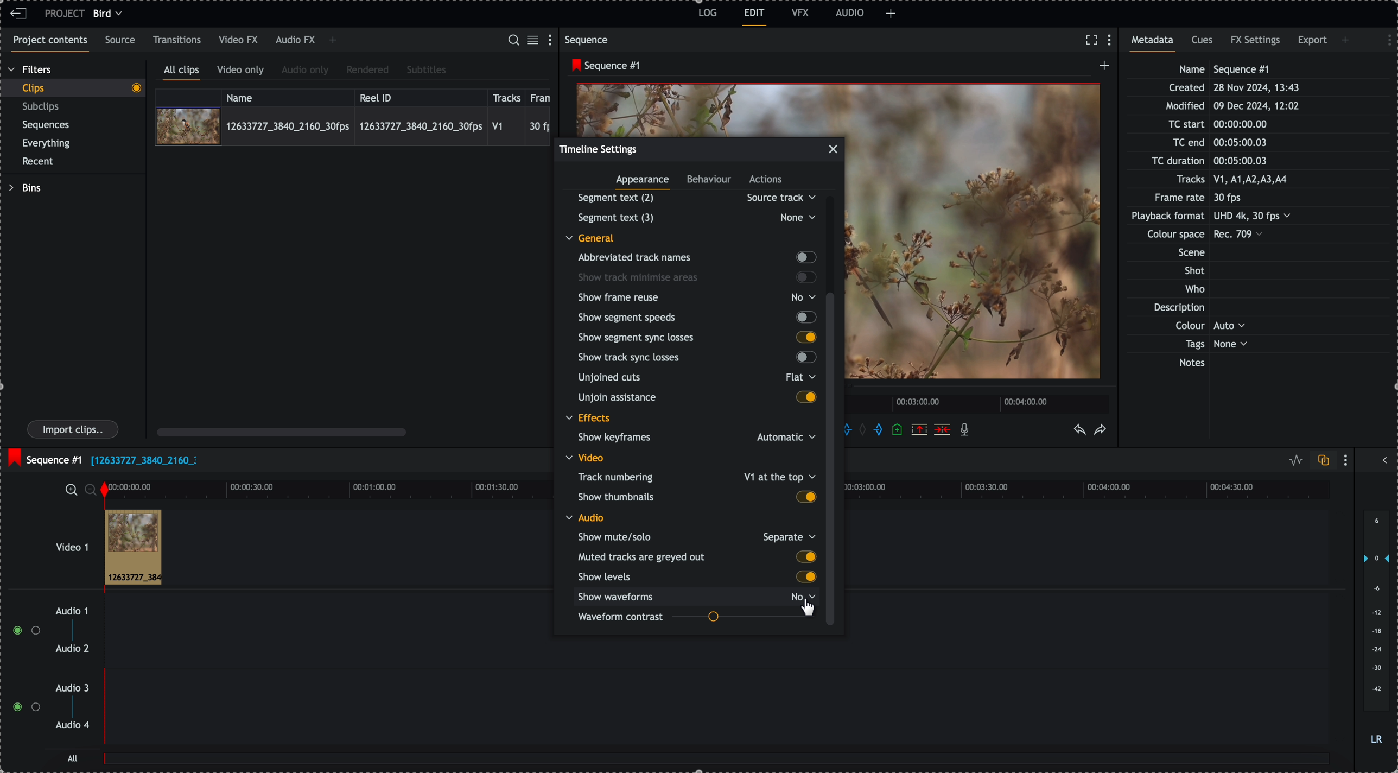 This screenshot has width=1398, height=773. What do you see at coordinates (1156, 43) in the screenshot?
I see `metadata` at bounding box center [1156, 43].